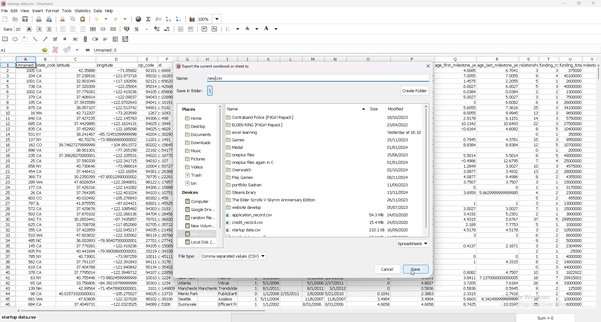  What do you see at coordinates (321, 178) in the screenshot?
I see `folder` at bounding box center [321, 178].